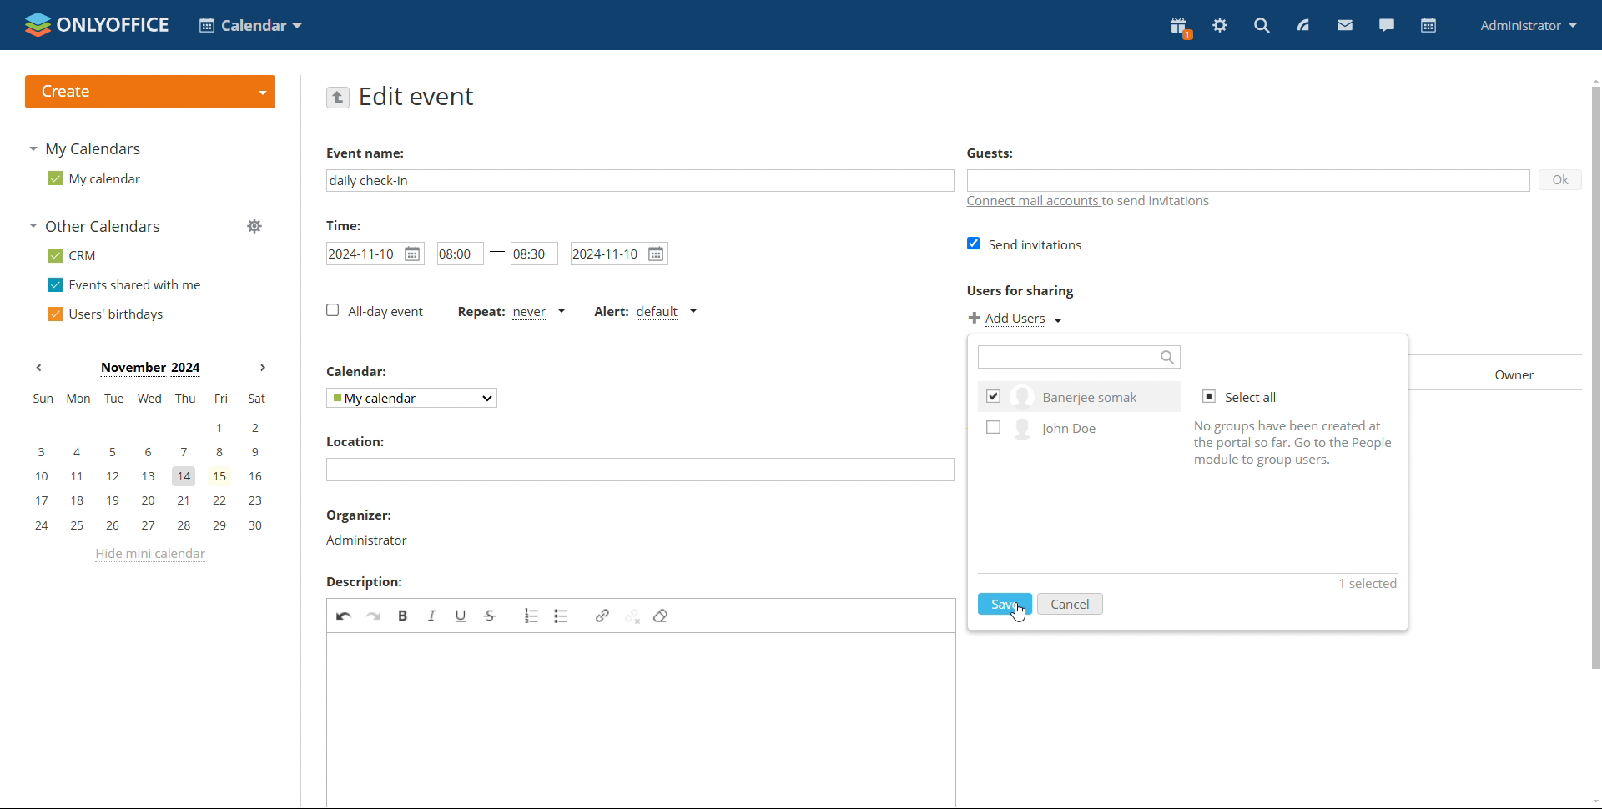  I want to click on select all, so click(1247, 397).